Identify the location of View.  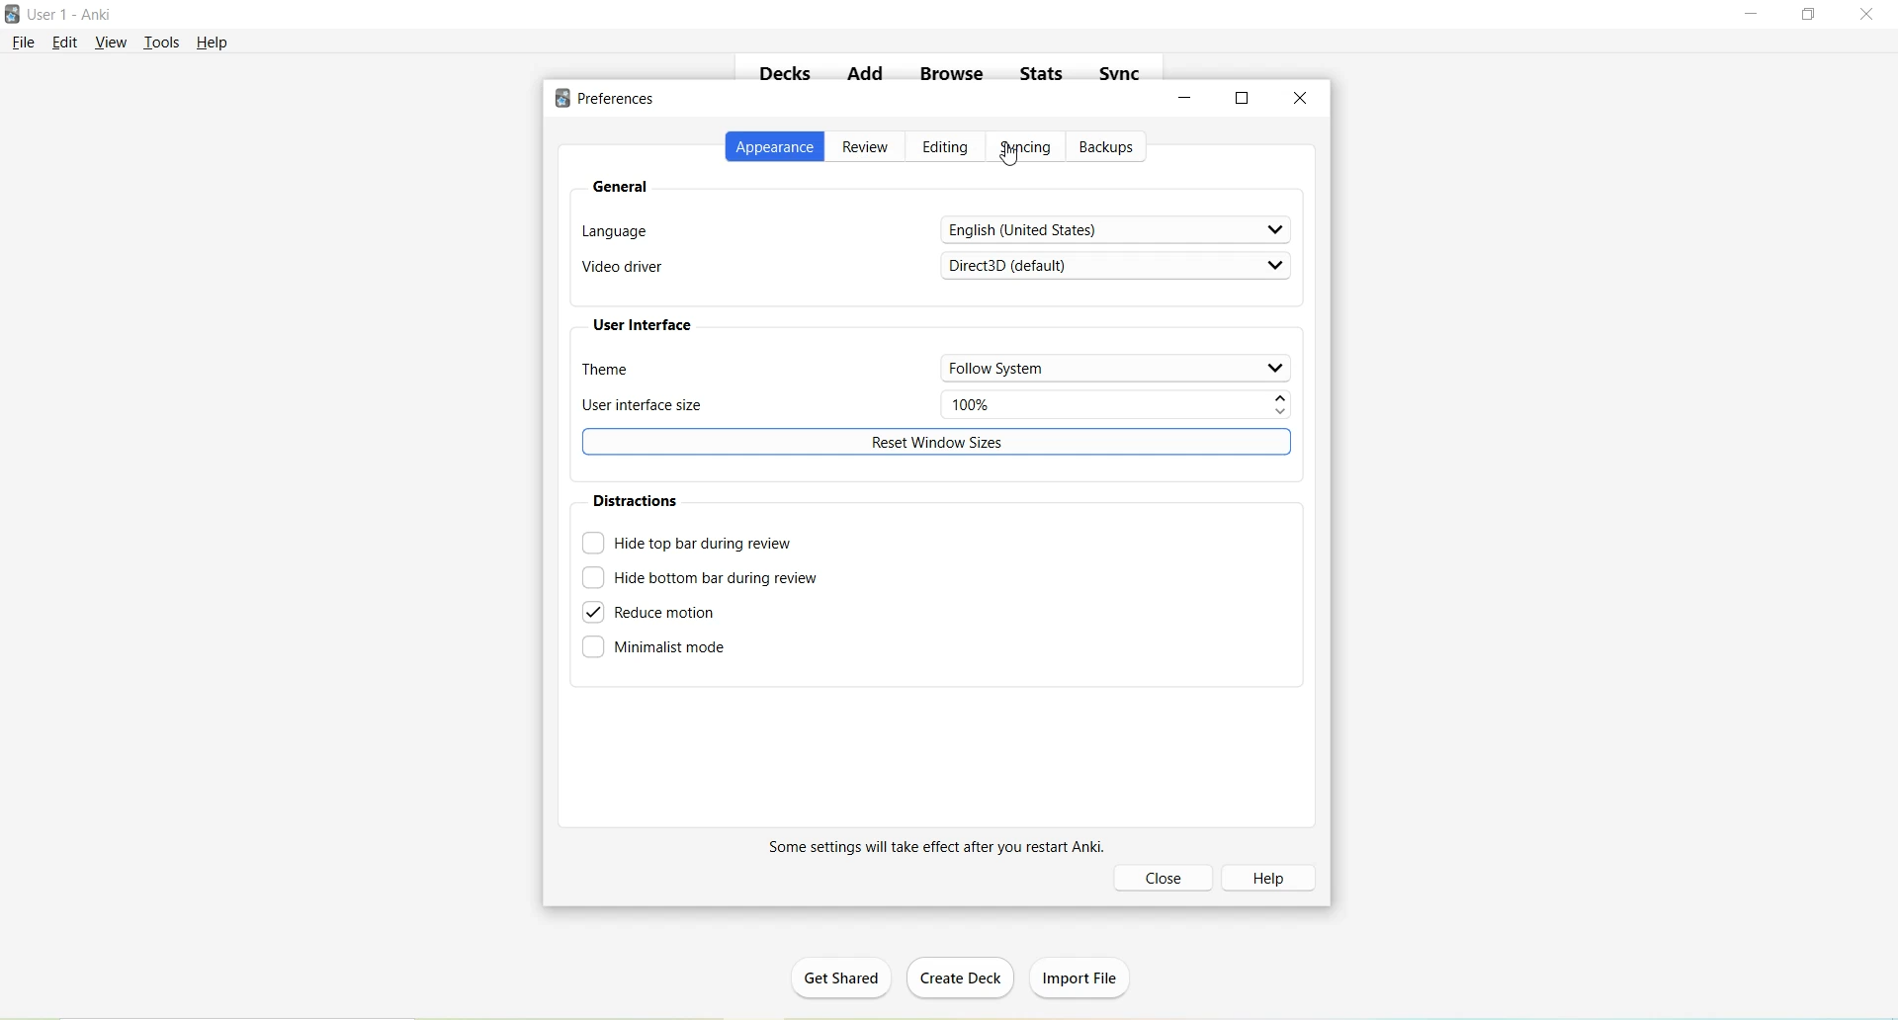
(112, 42).